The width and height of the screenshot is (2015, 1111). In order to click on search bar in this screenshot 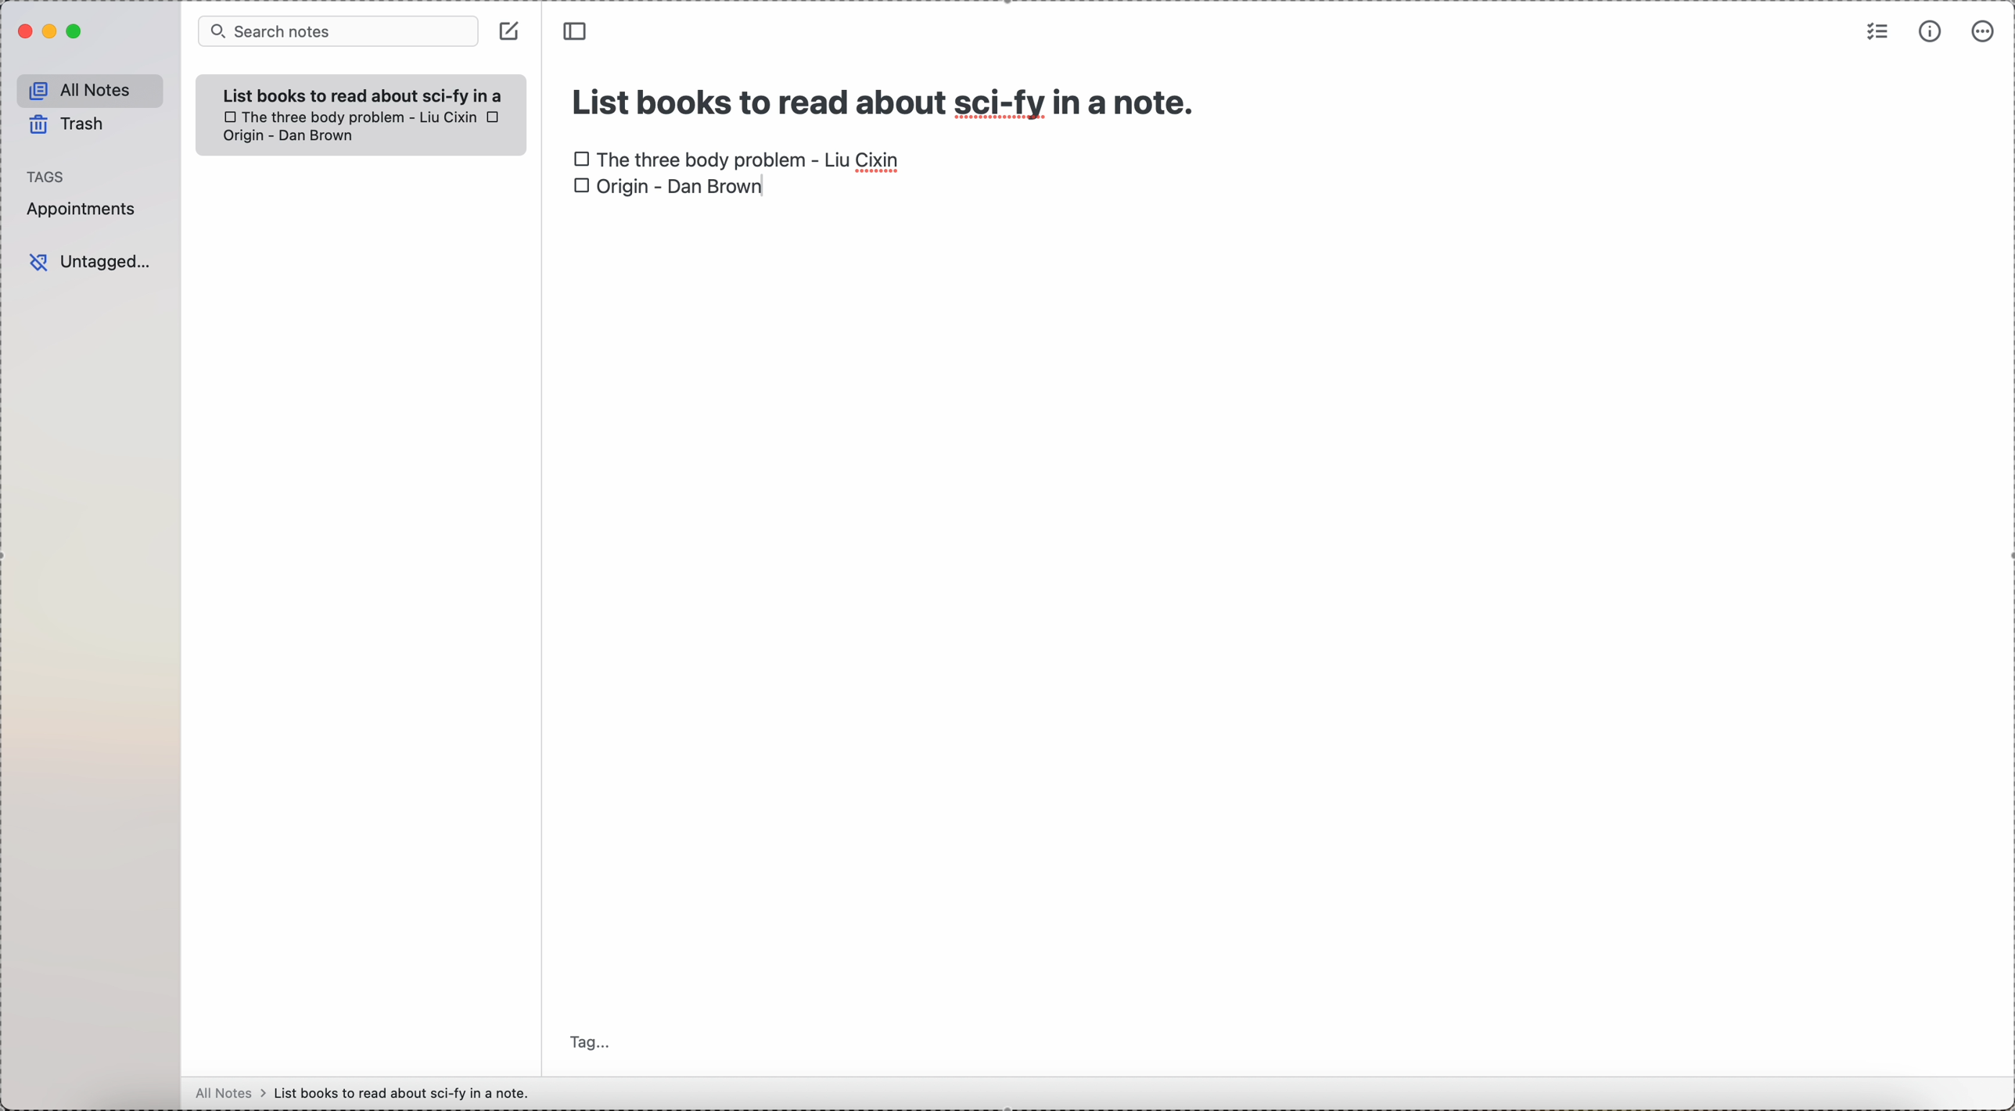, I will do `click(336, 32)`.